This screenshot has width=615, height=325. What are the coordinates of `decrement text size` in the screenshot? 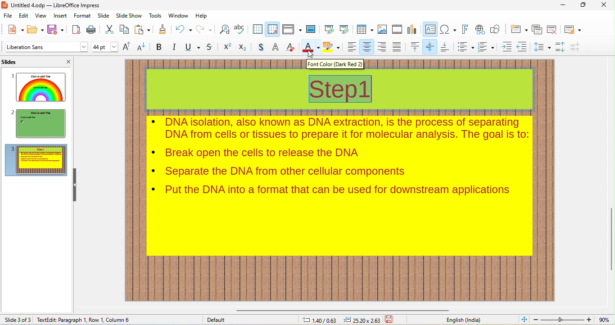 It's located at (141, 47).